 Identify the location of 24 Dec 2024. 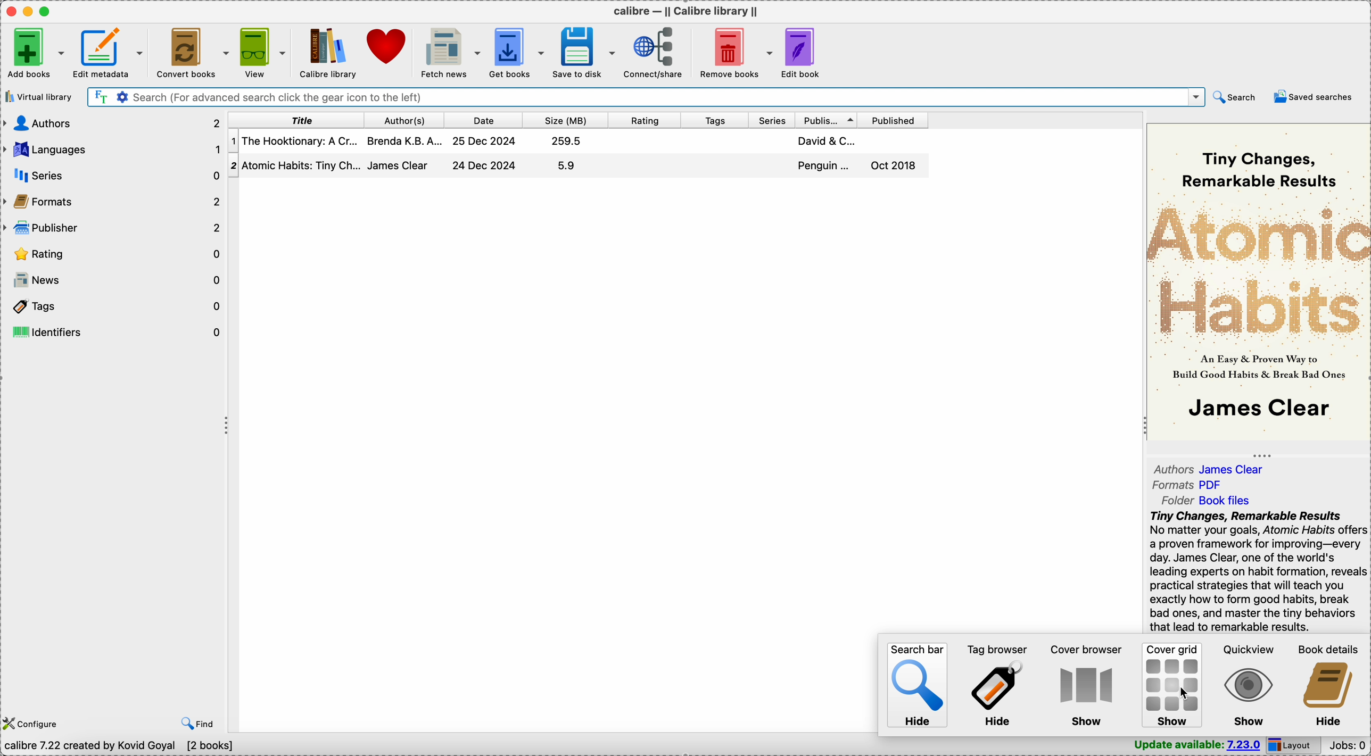
(484, 164).